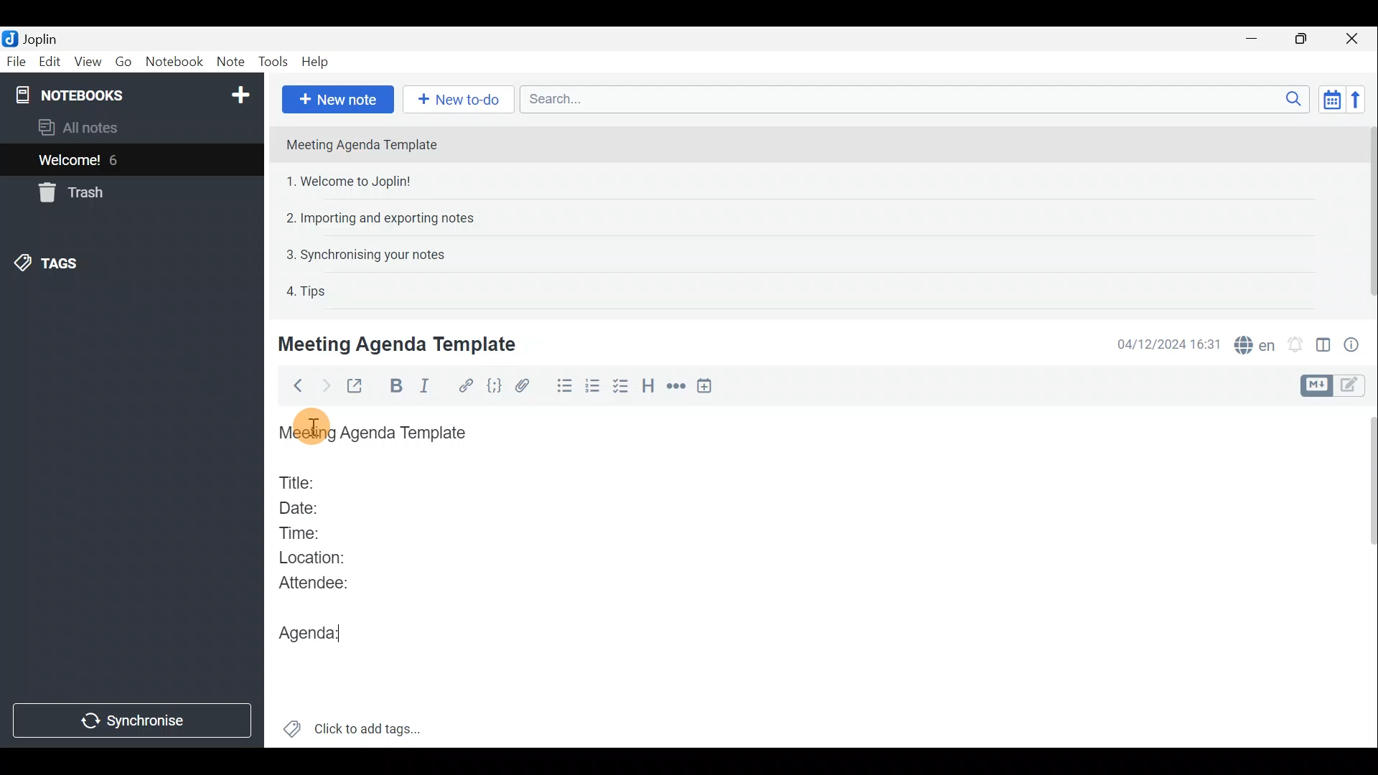 The height and width of the screenshot is (775, 1378). What do you see at coordinates (1329, 98) in the screenshot?
I see `Toggle sort order` at bounding box center [1329, 98].